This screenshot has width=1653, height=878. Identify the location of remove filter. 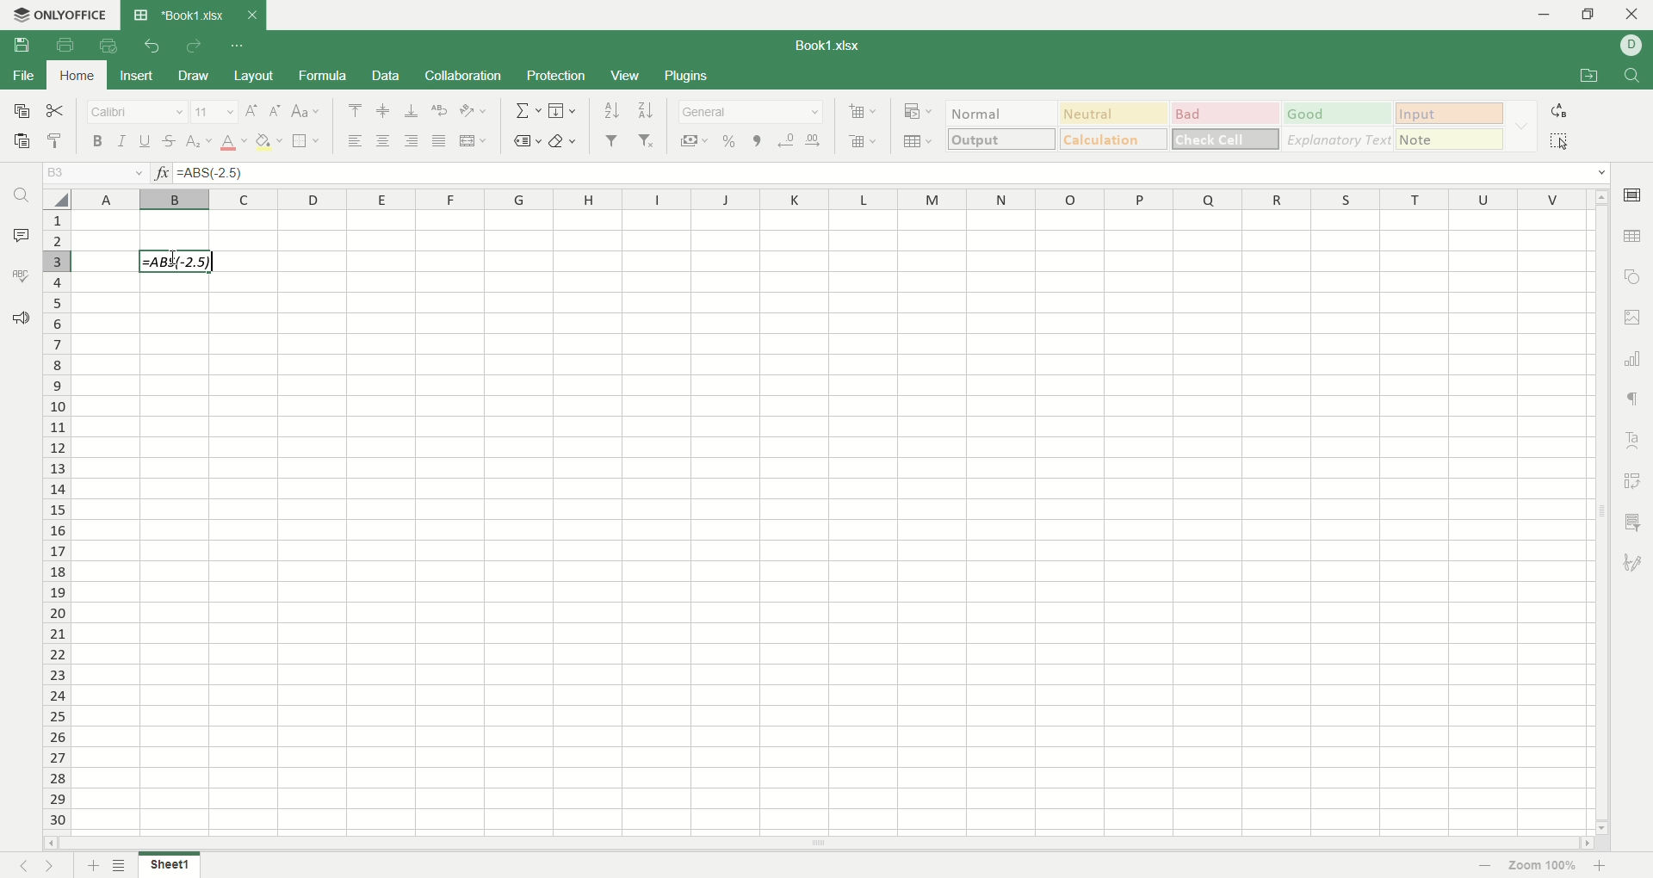
(647, 140).